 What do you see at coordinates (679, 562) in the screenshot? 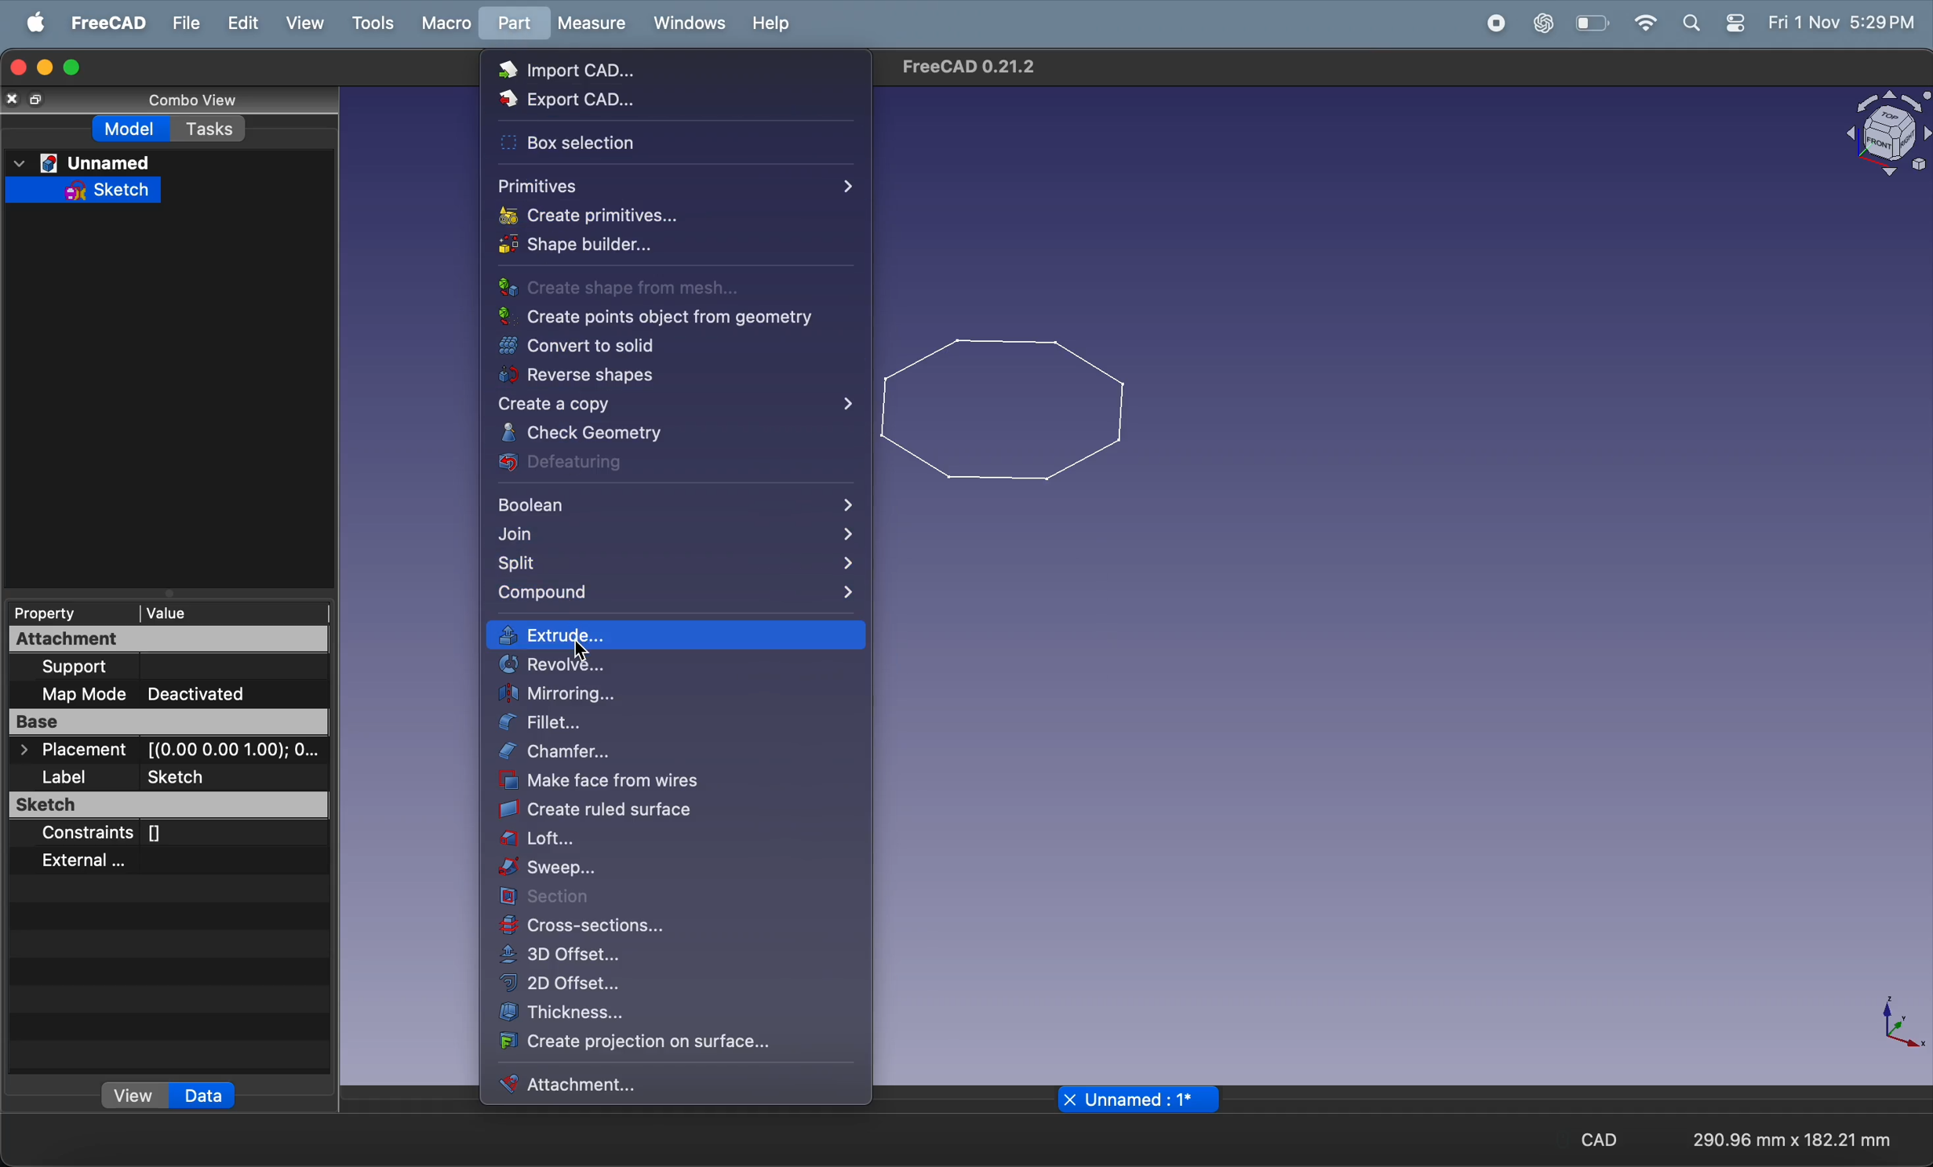
I see `split` at bounding box center [679, 562].